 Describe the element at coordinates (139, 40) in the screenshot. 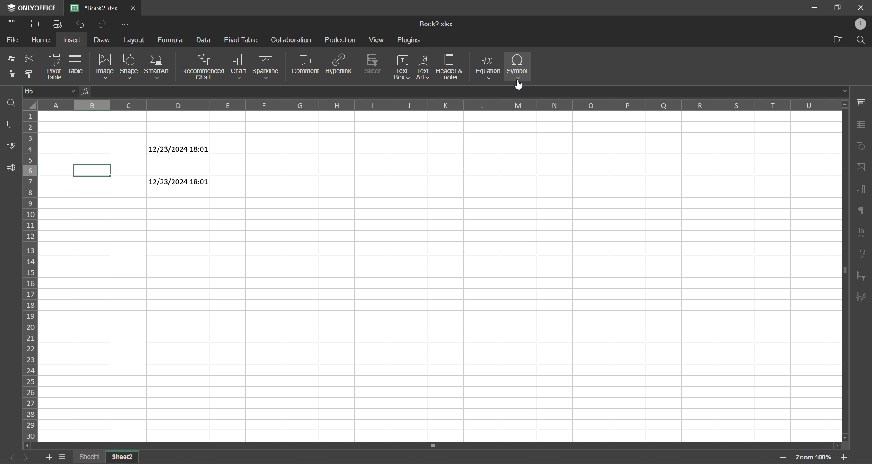

I see `layout` at that location.